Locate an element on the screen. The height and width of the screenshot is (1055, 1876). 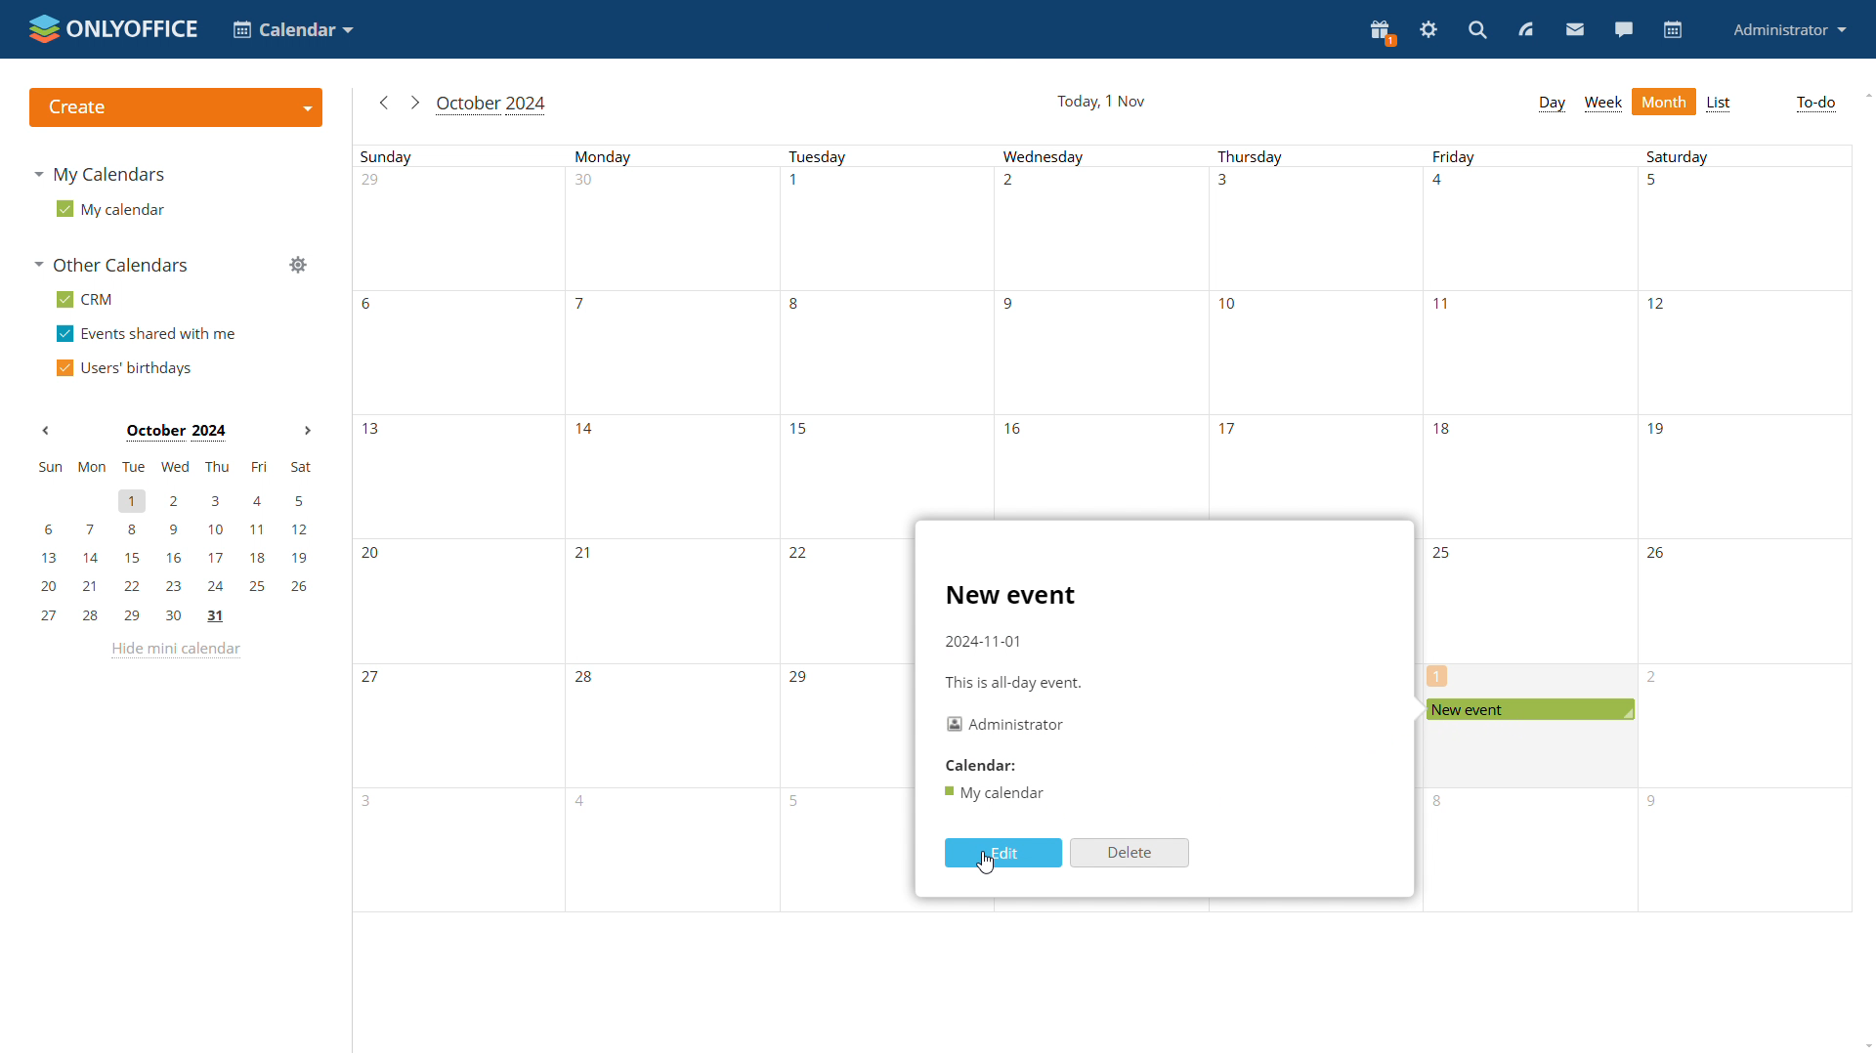
Previous month is located at coordinates (46, 433).